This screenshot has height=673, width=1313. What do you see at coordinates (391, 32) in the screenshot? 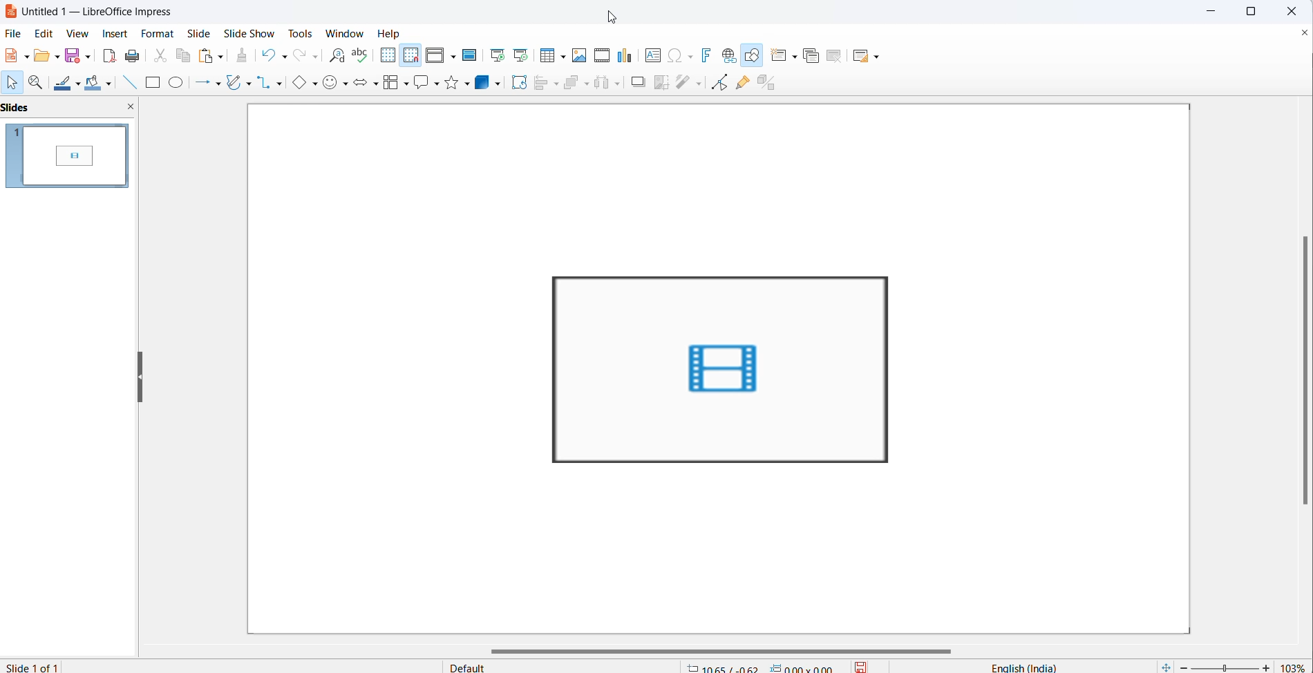
I see `help` at bounding box center [391, 32].